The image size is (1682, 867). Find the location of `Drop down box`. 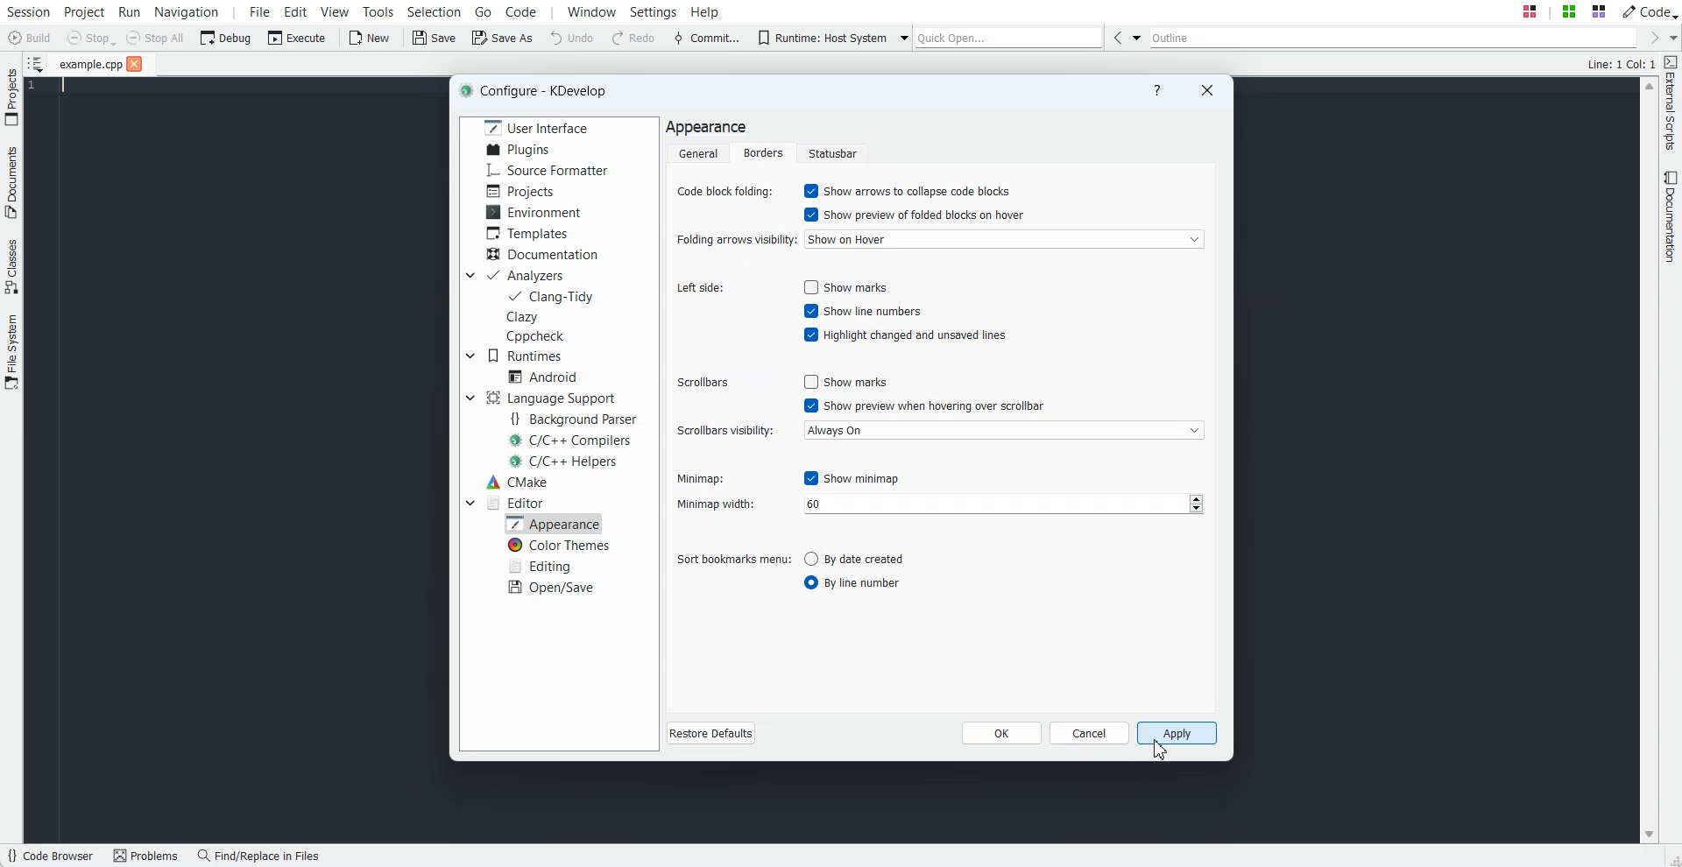

Drop down box is located at coordinates (468, 398).